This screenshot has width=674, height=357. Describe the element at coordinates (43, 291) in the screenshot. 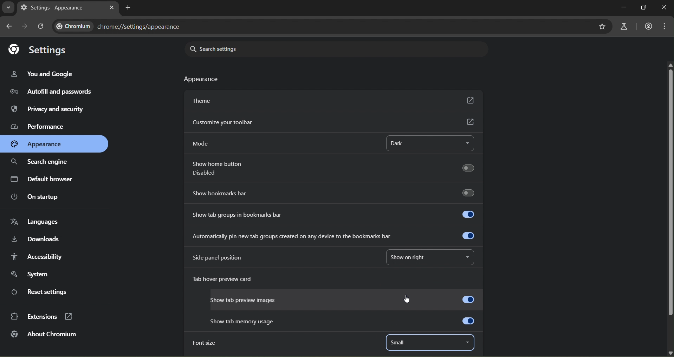

I see `reset settings` at that location.